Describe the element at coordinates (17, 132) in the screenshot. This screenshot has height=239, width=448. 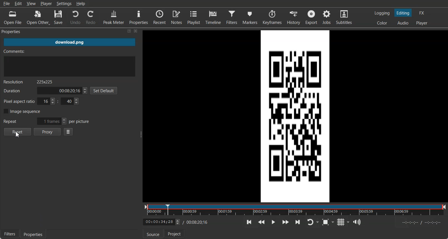
I see `Reset` at that location.